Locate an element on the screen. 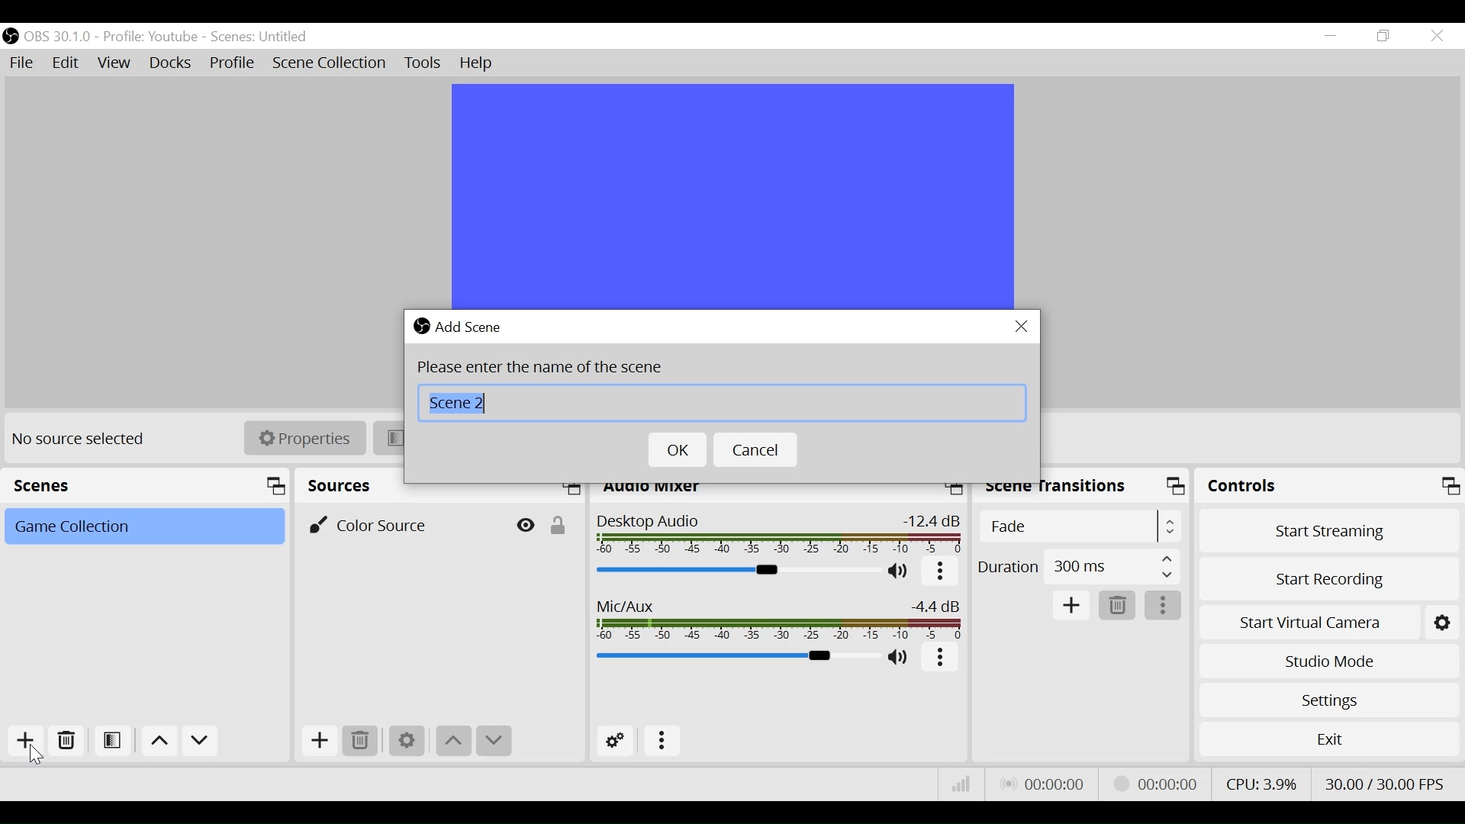 The height and width of the screenshot is (824, 1465). Desktop Audio is located at coordinates (780, 536).